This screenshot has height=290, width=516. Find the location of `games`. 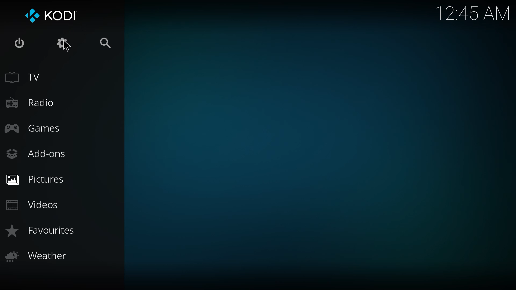

games is located at coordinates (36, 128).